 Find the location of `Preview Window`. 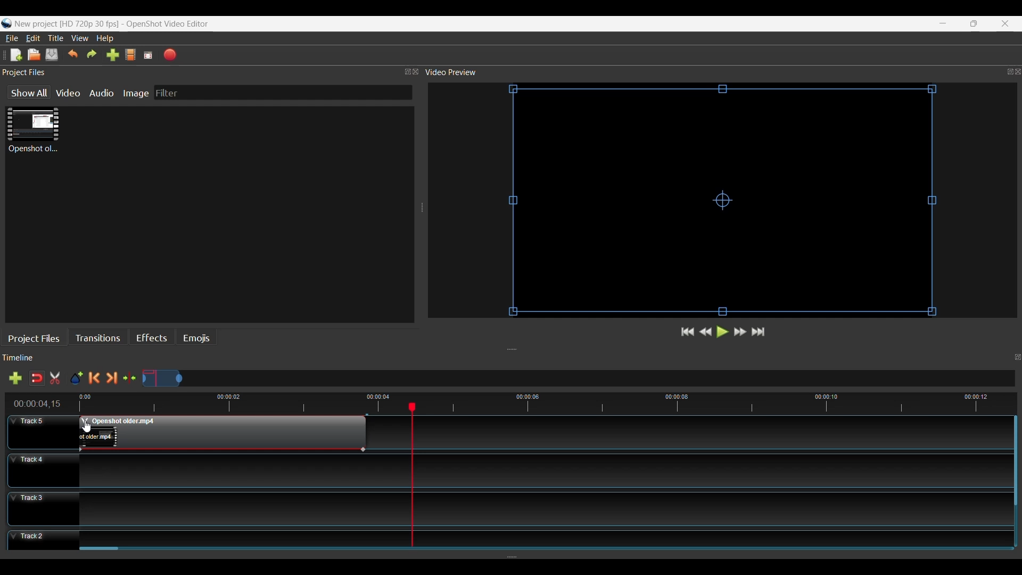

Preview Window is located at coordinates (726, 202).